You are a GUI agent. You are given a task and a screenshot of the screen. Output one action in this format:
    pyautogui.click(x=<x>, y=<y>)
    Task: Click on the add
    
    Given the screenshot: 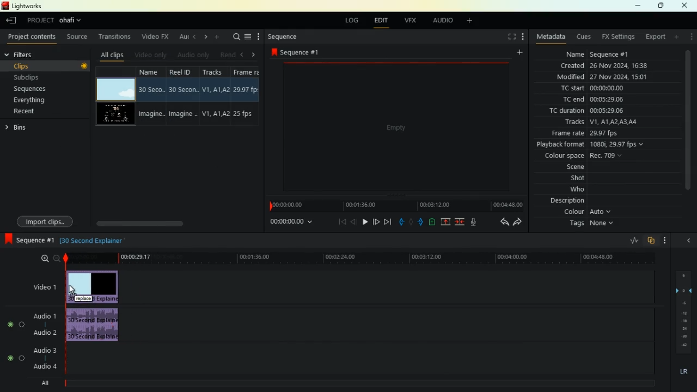 What is the action you would take?
    pyautogui.click(x=472, y=22)
    